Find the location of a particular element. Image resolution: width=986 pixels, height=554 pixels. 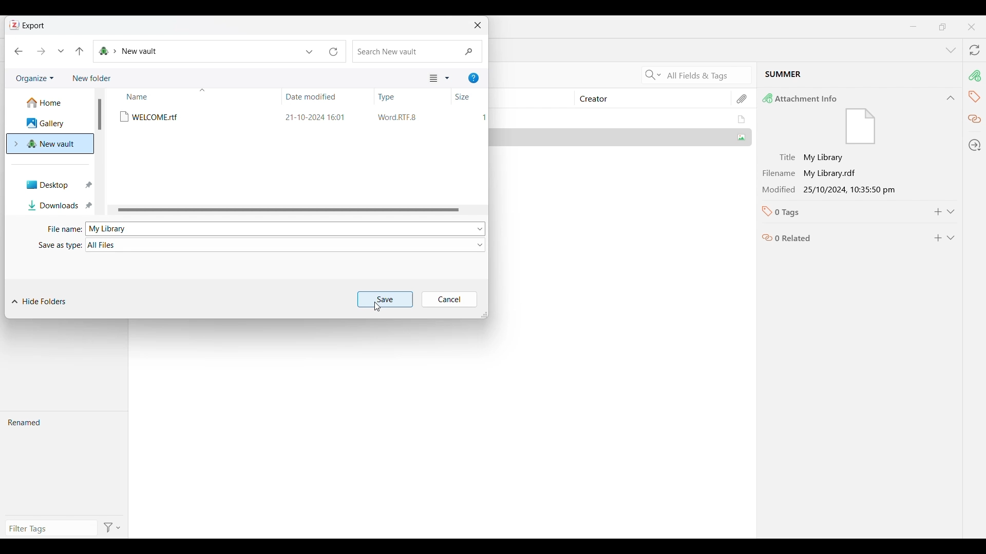

Current selected file is located at coordinates (859, 76).